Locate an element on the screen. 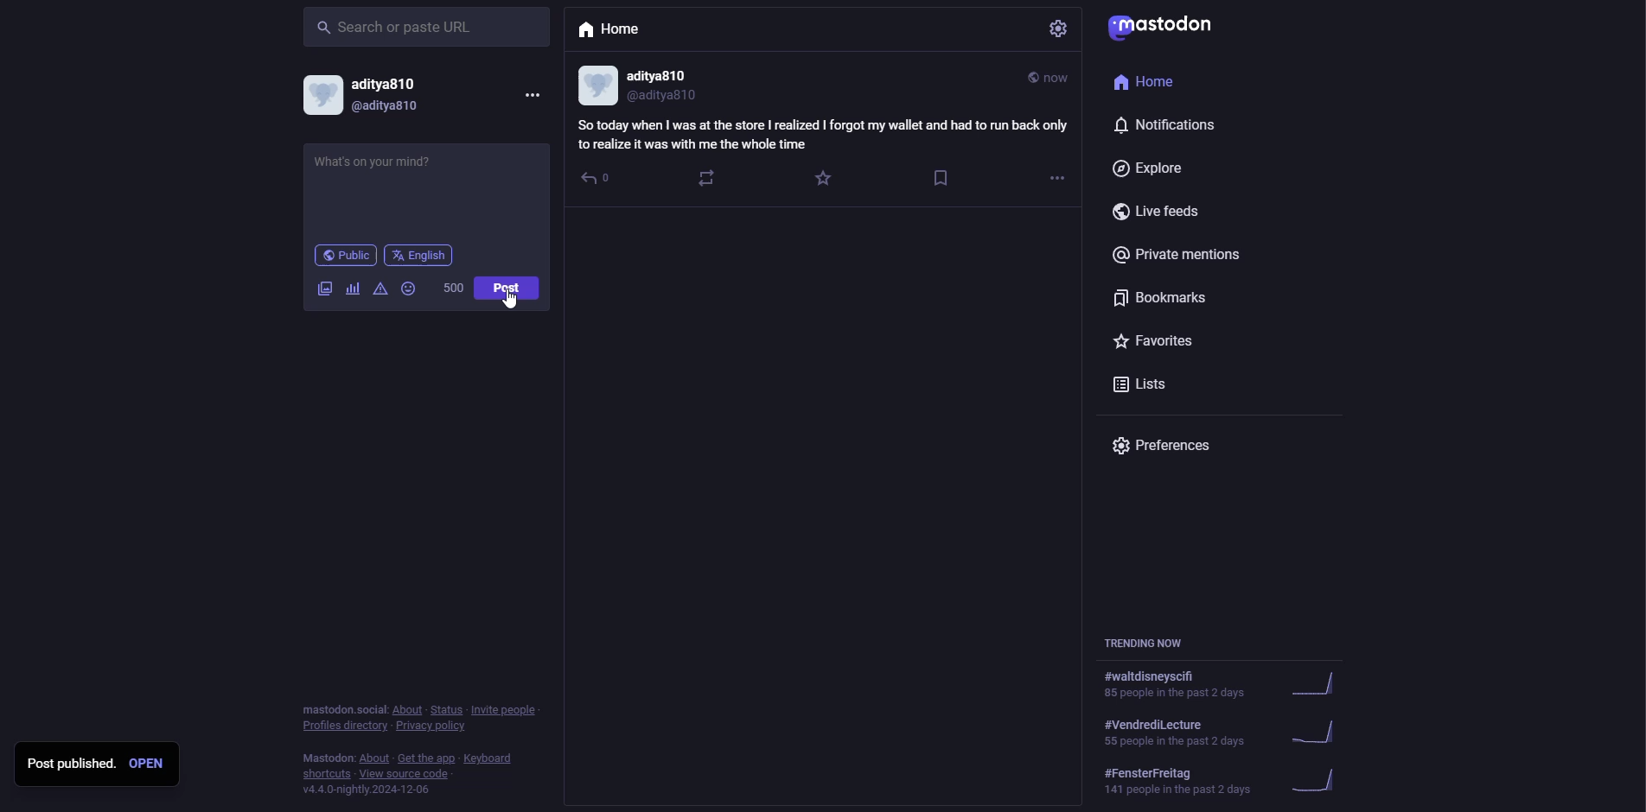 The height and width of the screenshot is (812, 1646). notifications is located at coordinates (1167, 125).